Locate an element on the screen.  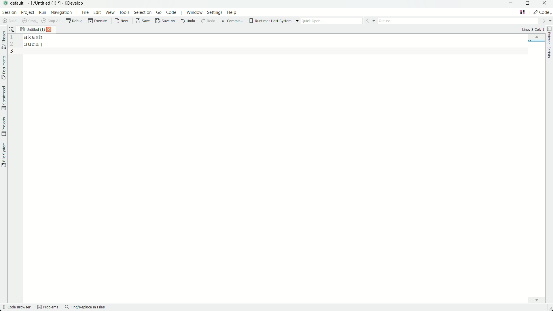
outline is located at coordinates (465, 20).